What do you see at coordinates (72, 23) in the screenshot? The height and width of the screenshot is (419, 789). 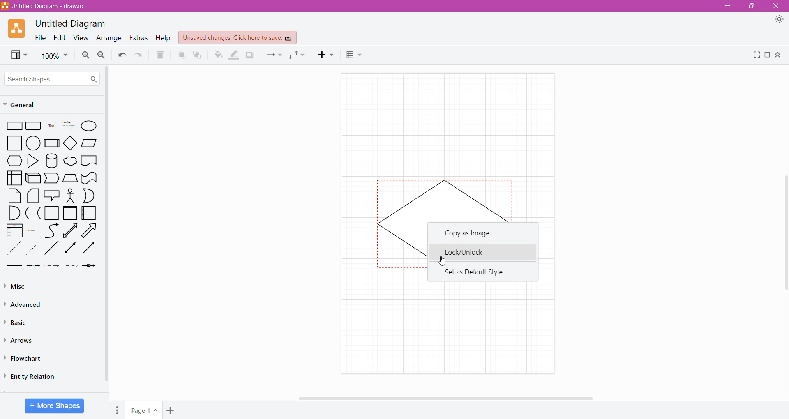 I see `Untitled Diagram` at bounding box center [72, 23].